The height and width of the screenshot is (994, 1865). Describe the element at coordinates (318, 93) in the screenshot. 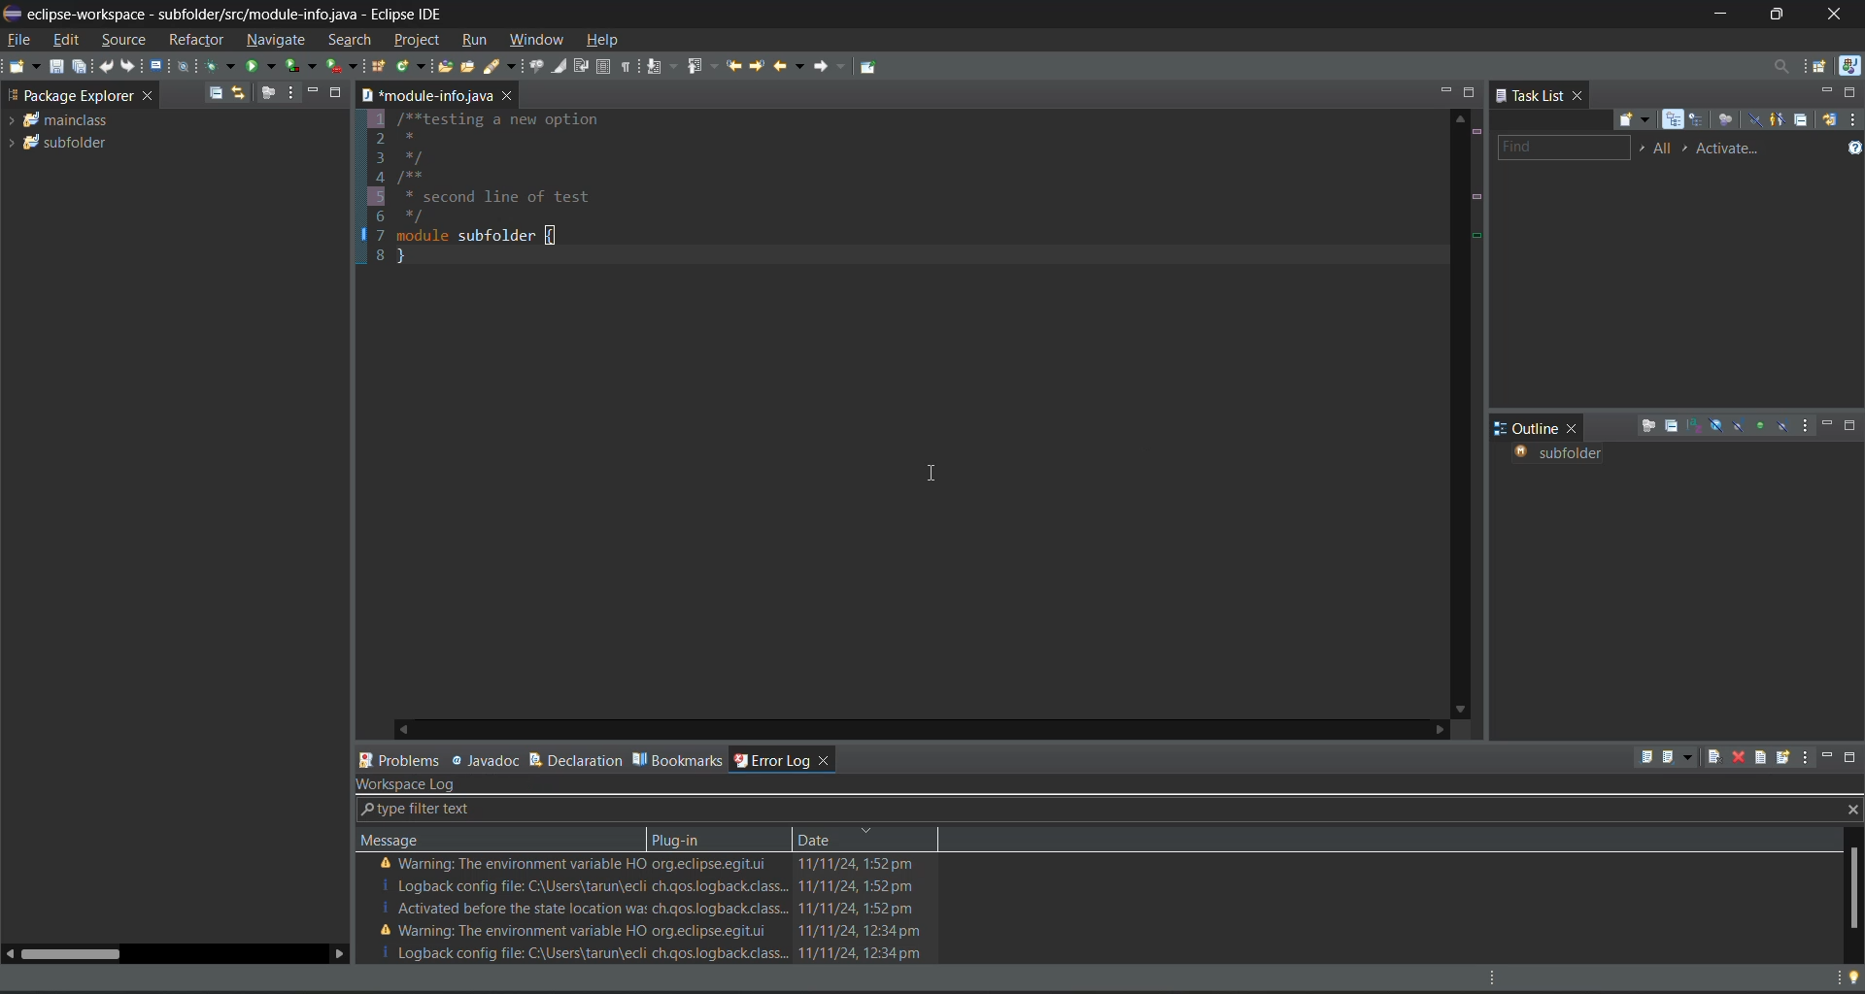

I see `minimize` at that location.